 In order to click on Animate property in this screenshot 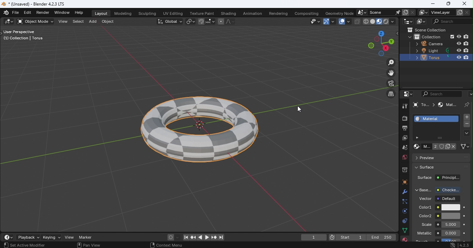, I will do `click(465, 234)`.